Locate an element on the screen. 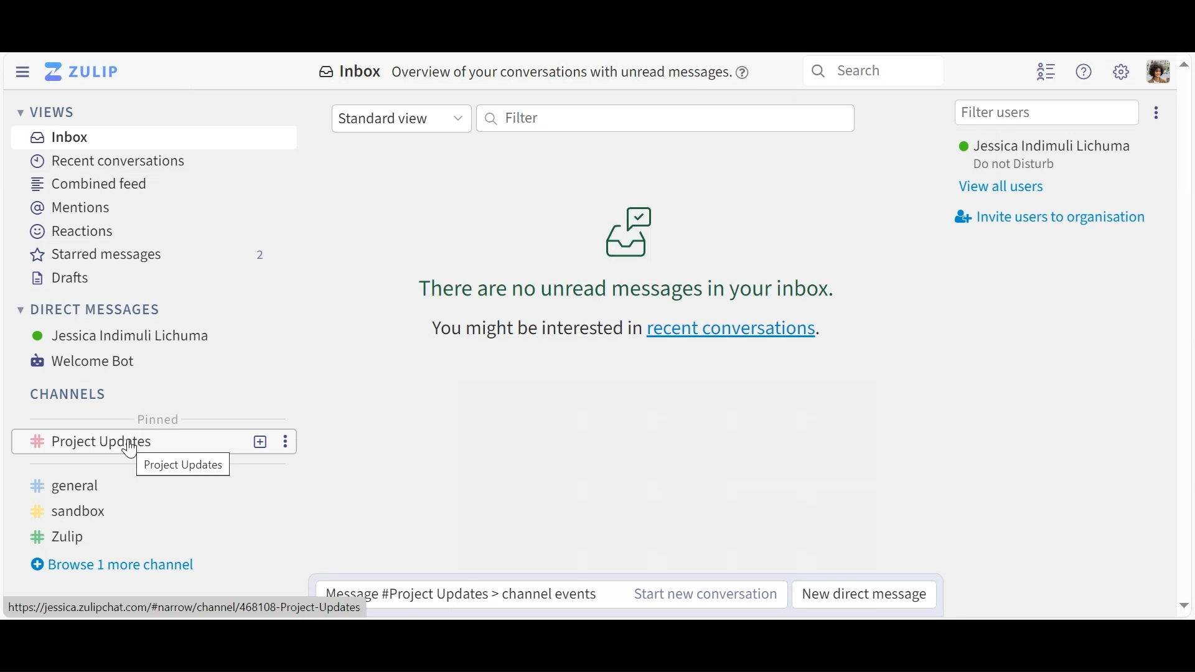  Direct Messages is located at coordinates (89, 310).